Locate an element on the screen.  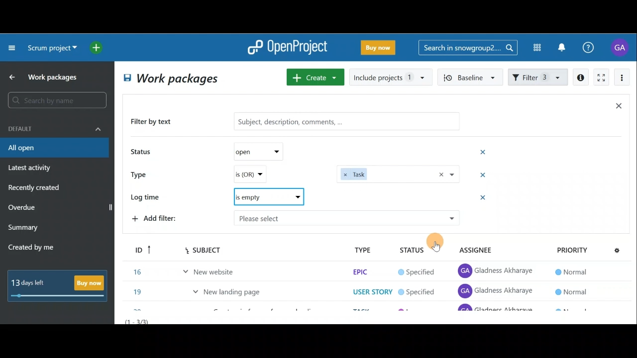
Type is located at coordinates (142, 174).